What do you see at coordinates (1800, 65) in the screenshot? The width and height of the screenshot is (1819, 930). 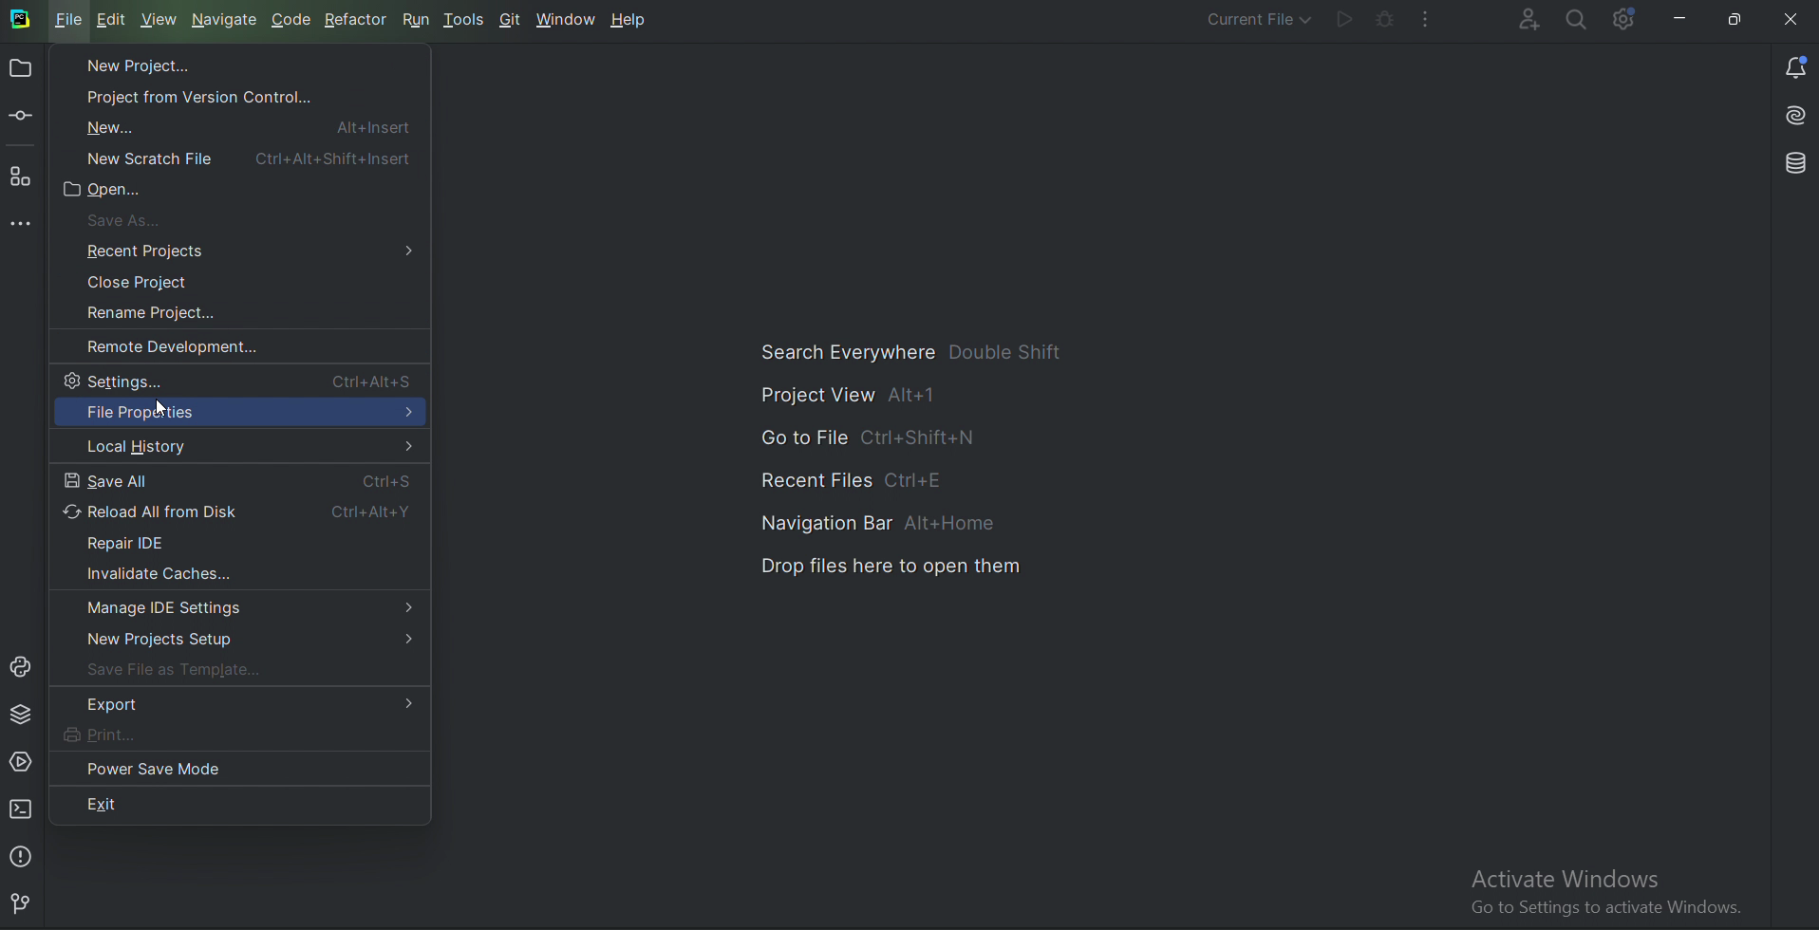 I see `Notifications` at bounding box center [1800, 65].